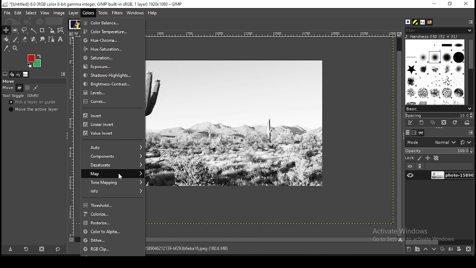  I want to click on minimize, so click(434, 4).